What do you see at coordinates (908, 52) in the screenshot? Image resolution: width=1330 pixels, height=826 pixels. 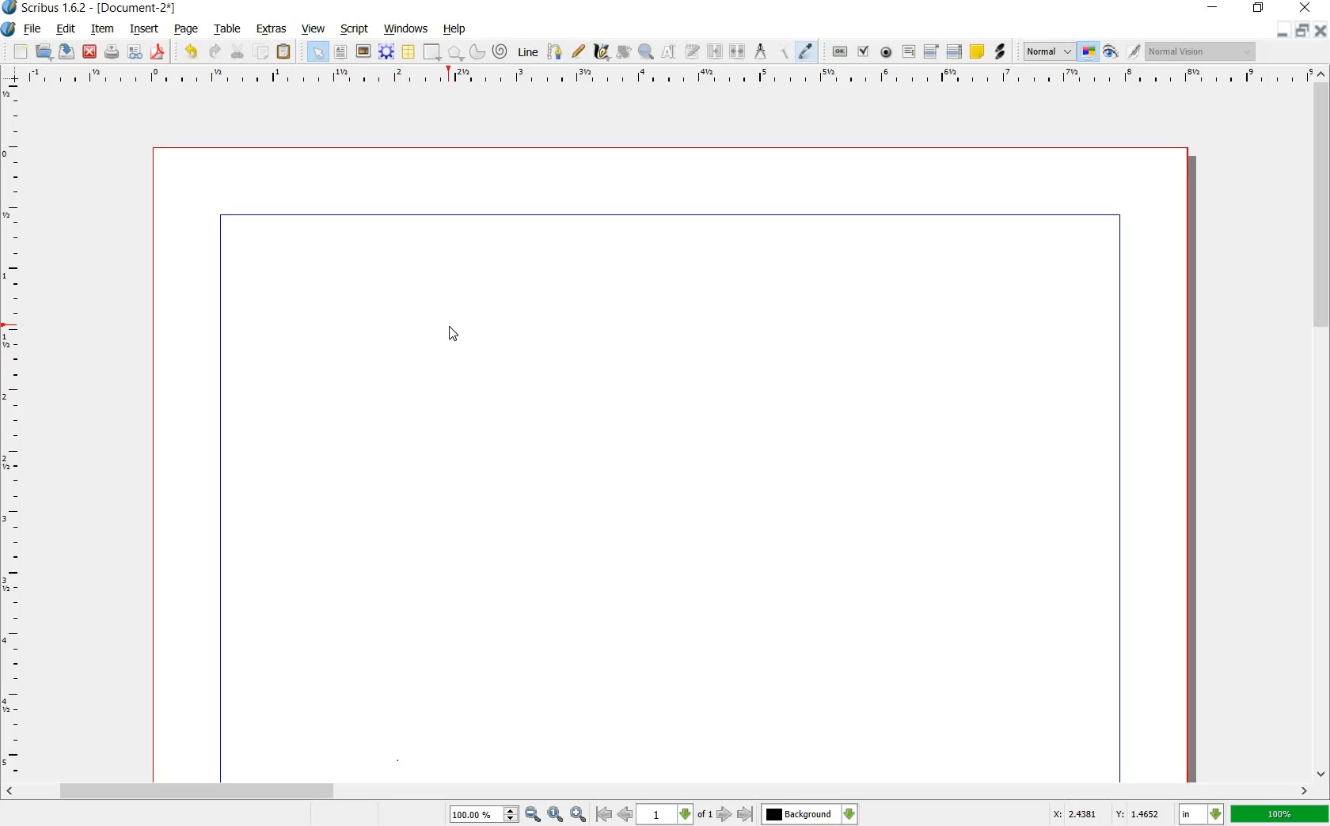 I see `PDF TEXT FIELD` at bounding box center [908, 52].